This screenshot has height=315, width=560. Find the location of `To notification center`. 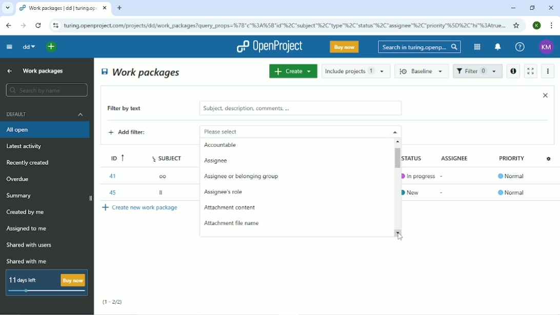

To notification center is located at coordinates (497, 48).